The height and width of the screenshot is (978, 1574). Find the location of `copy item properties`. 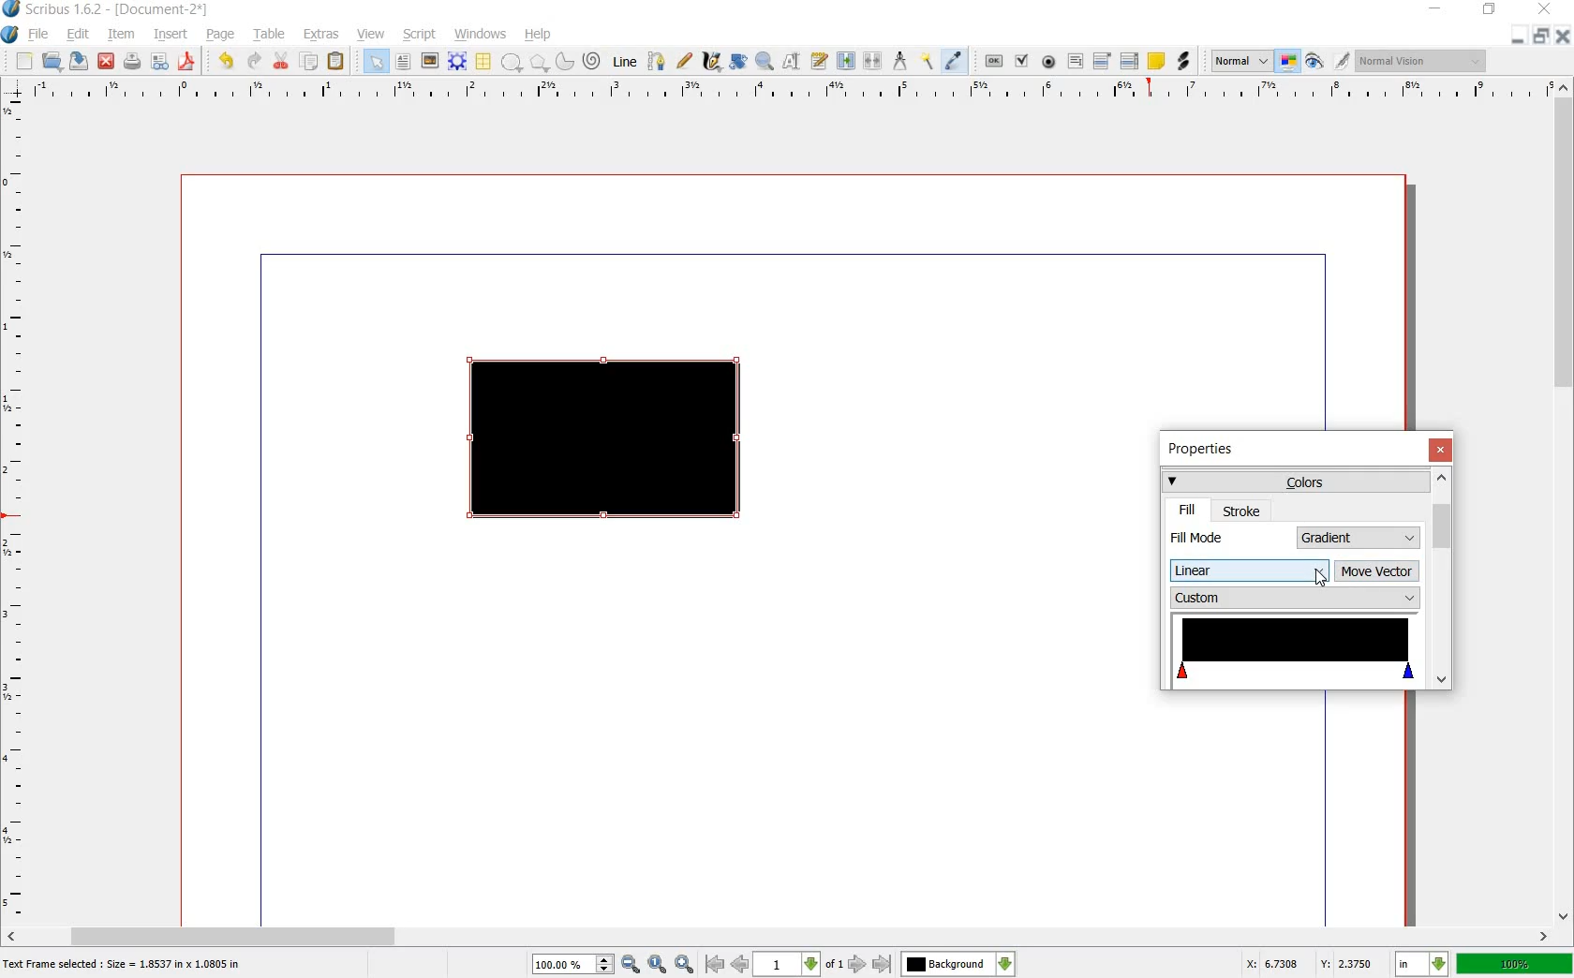

copy item properties is located at coordinates (928, 60).